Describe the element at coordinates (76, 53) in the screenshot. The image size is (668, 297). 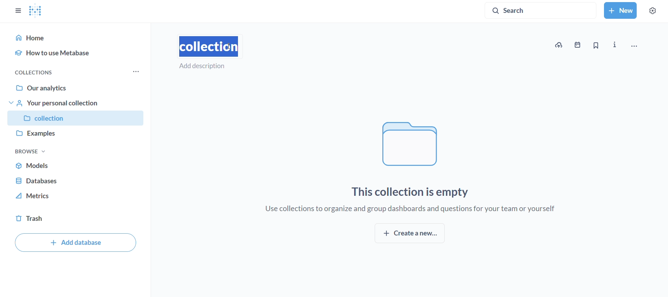
I see `how to use metabase` at that location.